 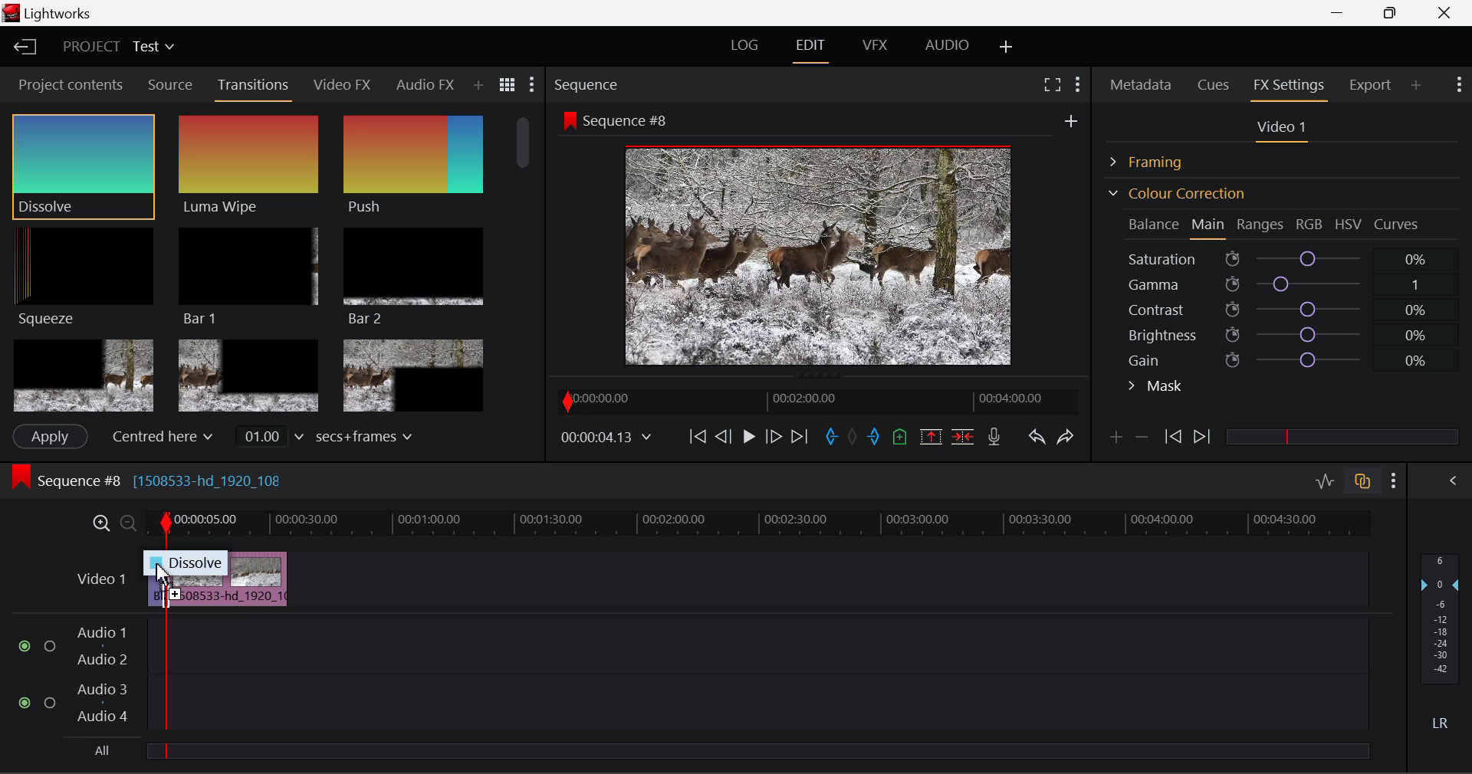 What do you see at coordinates (51, 15) in the screenshot?
I see `Window Title` at bounding box center [51, 15].